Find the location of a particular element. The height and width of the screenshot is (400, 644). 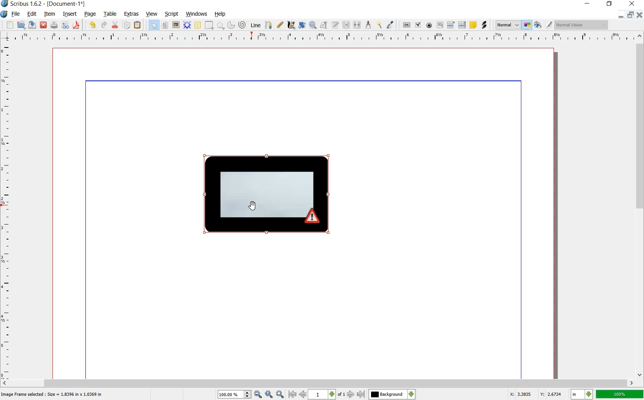

Cursor is located at coordinates (251, 207).